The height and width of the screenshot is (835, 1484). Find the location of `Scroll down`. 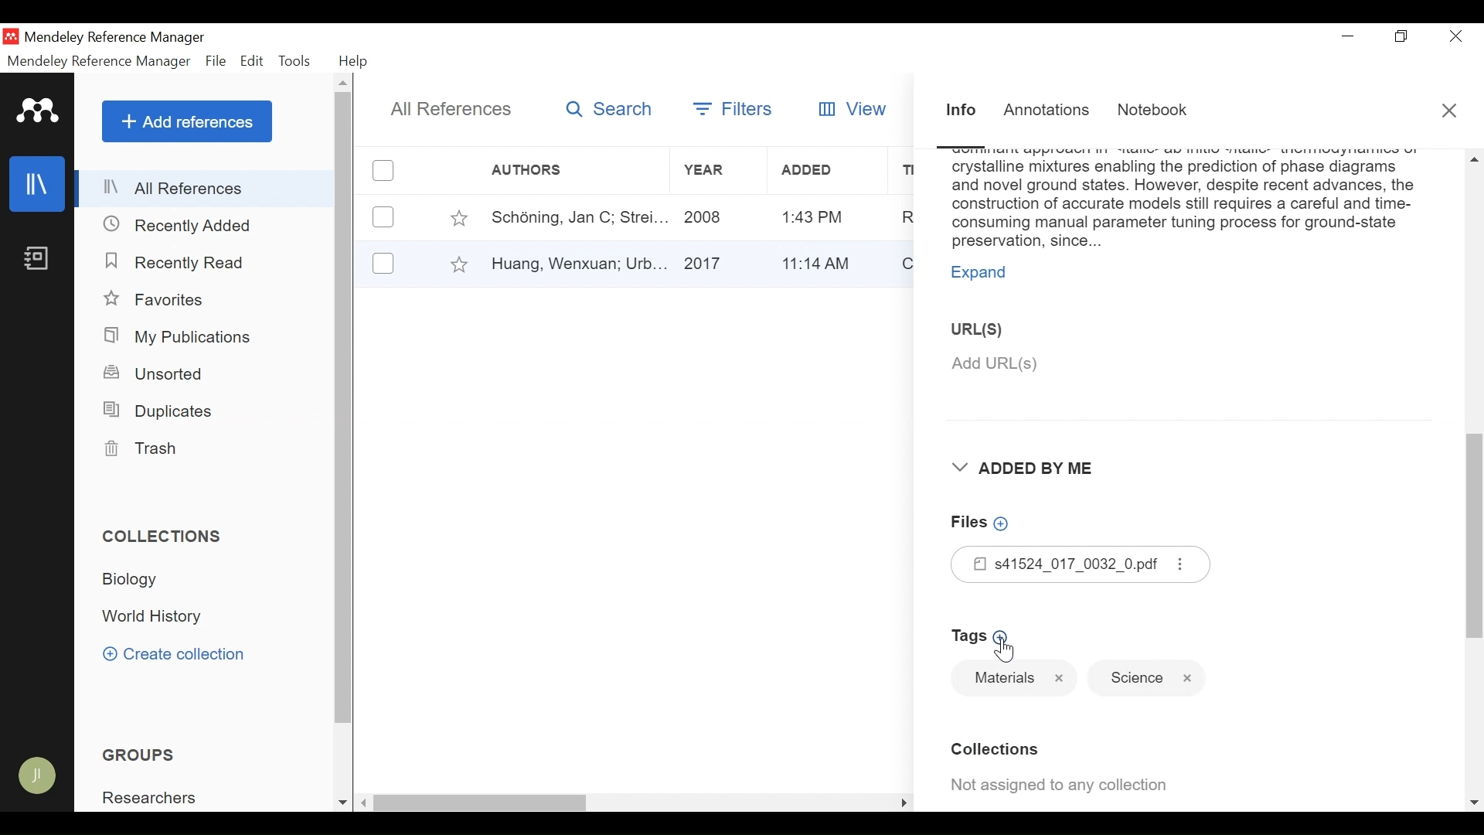

Scroll down is located at coordinates (1475, 804).